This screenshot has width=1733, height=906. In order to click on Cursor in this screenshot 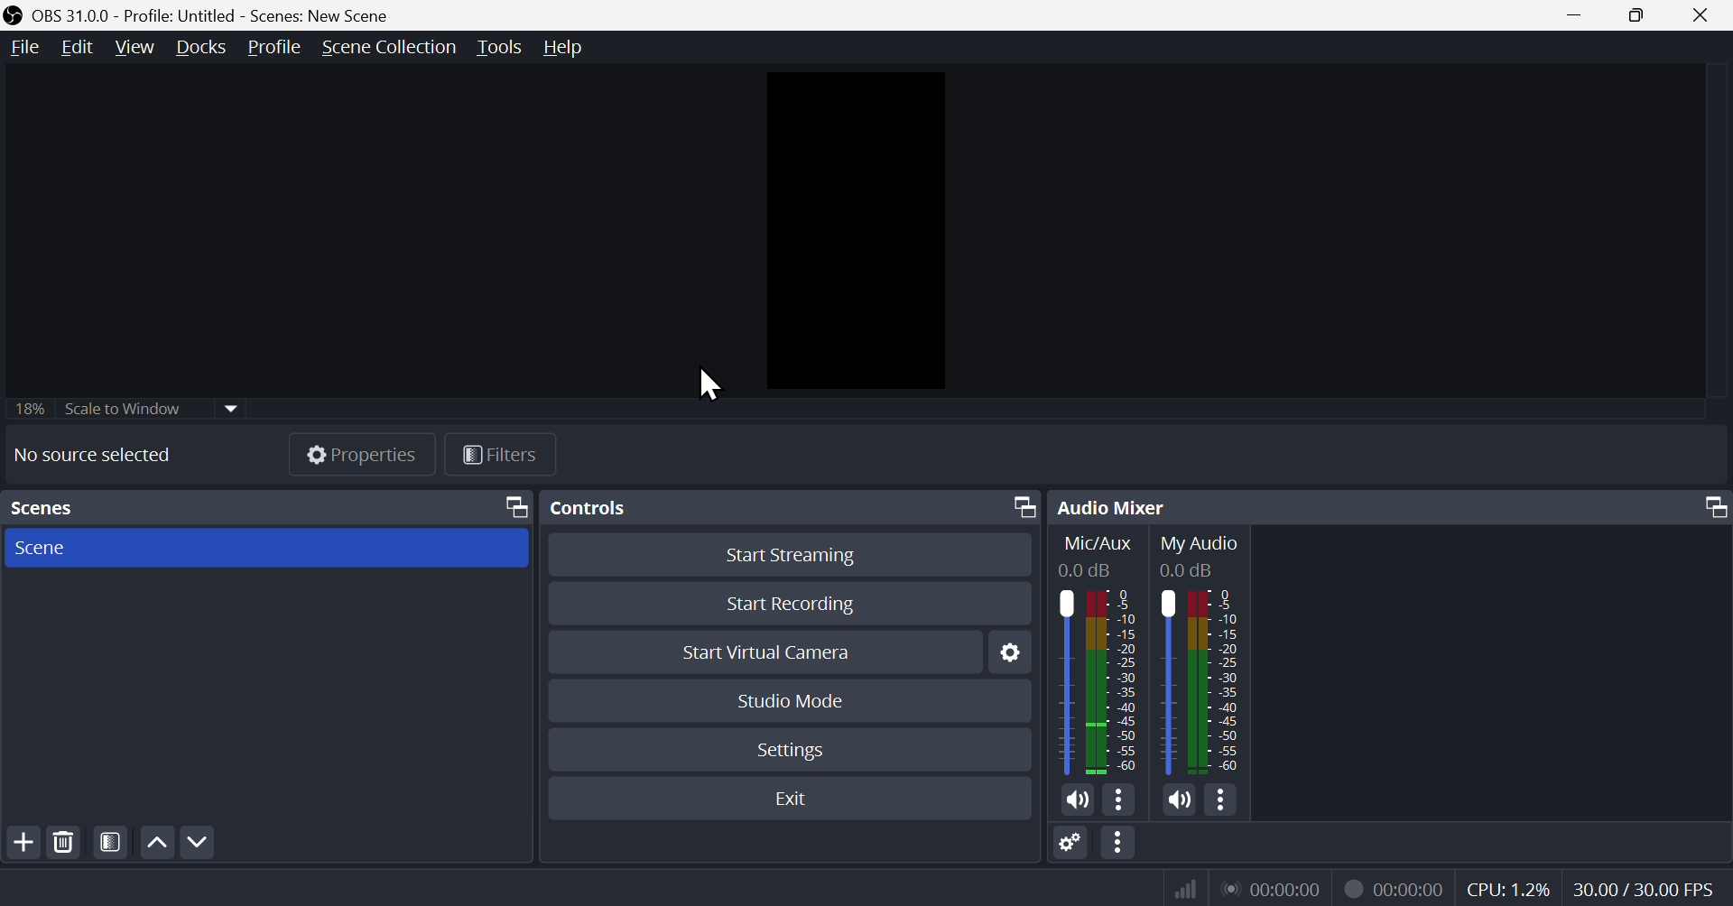, I will do `click(716, 382)`.